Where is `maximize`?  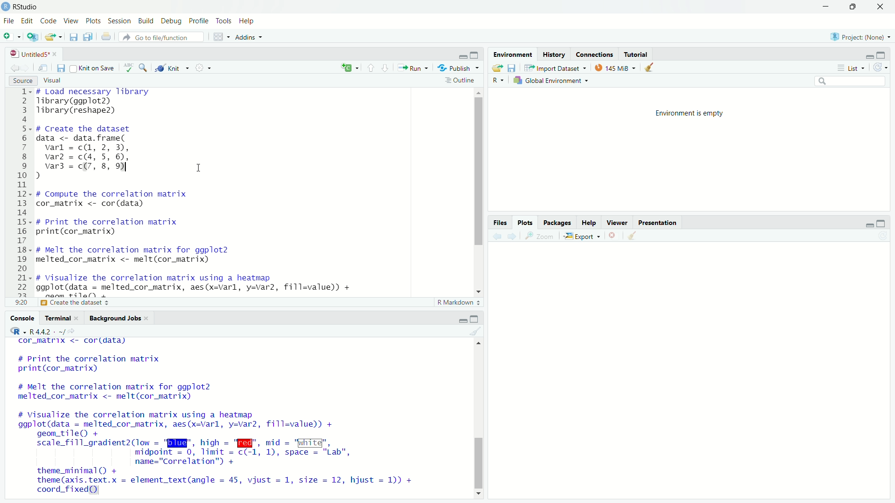 maximize is located at coordinates (475, 54).